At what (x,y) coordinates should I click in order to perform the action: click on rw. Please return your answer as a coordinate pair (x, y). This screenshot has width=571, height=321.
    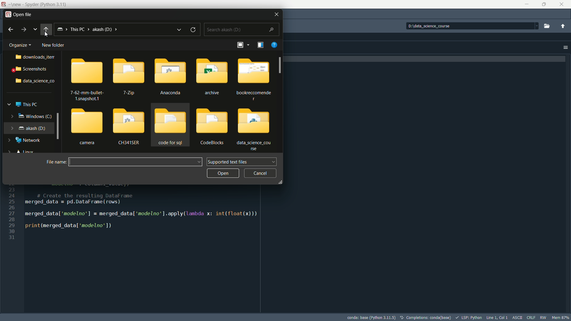
    Looking at the image, I should click on (544, 317).